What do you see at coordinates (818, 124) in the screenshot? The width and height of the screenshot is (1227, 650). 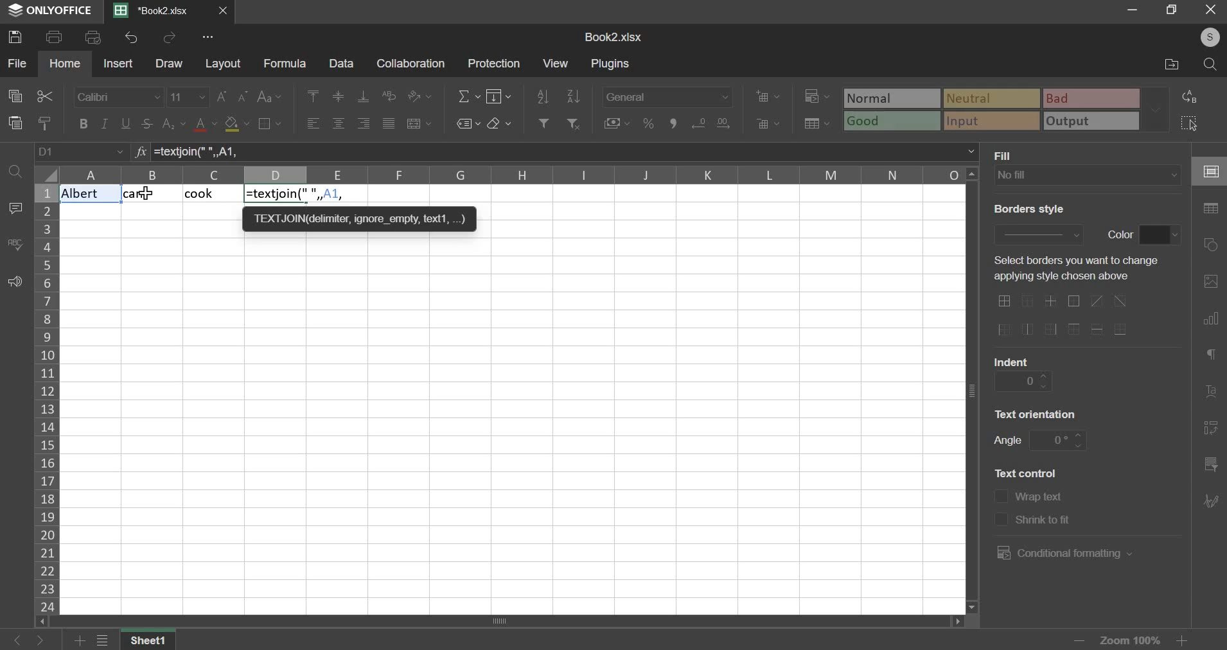 I see `save as table` at bounding box center [818, 124].